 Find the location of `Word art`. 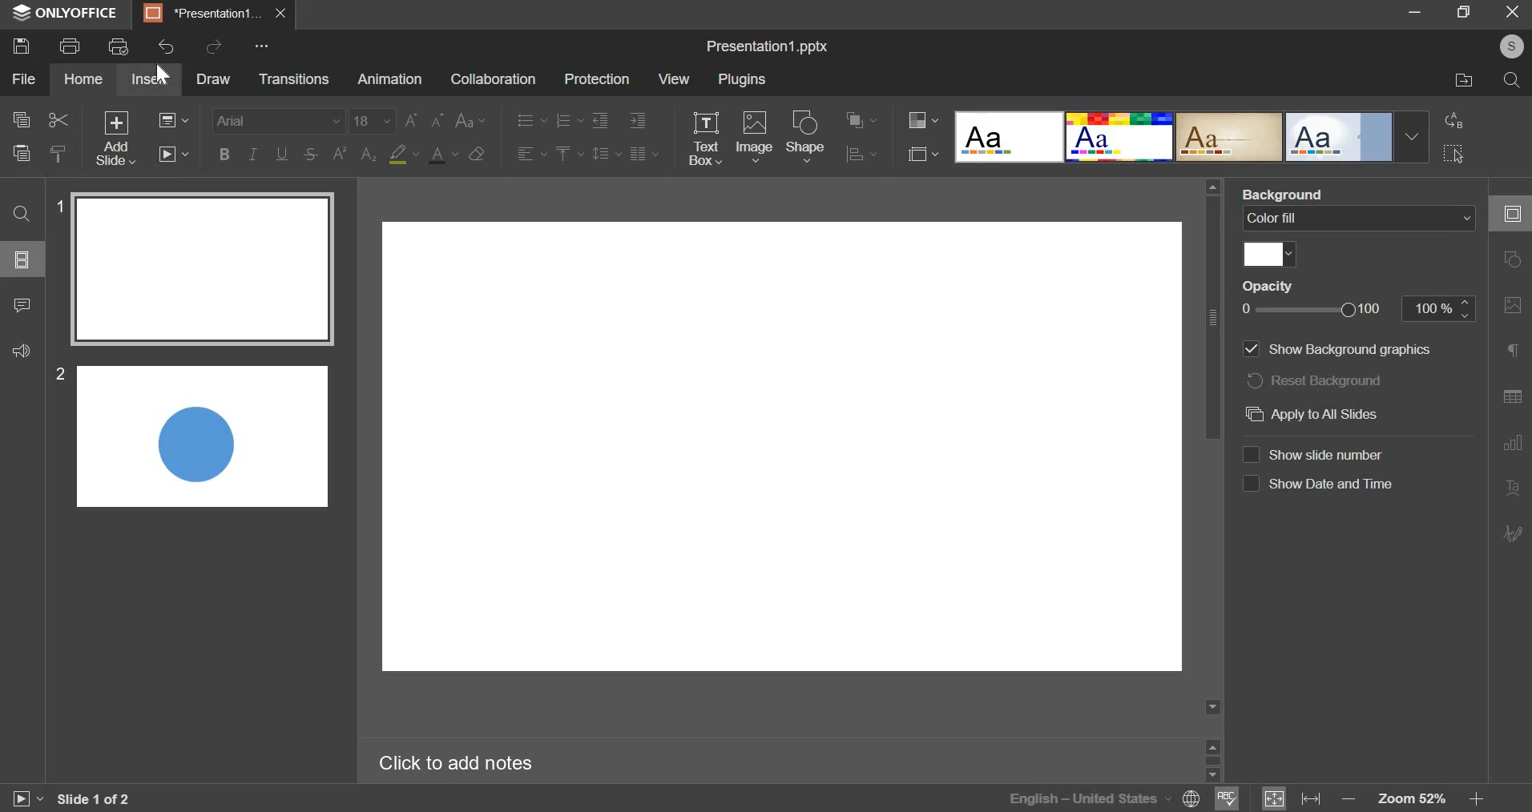

Word art is located at coordinates (1119, 137).